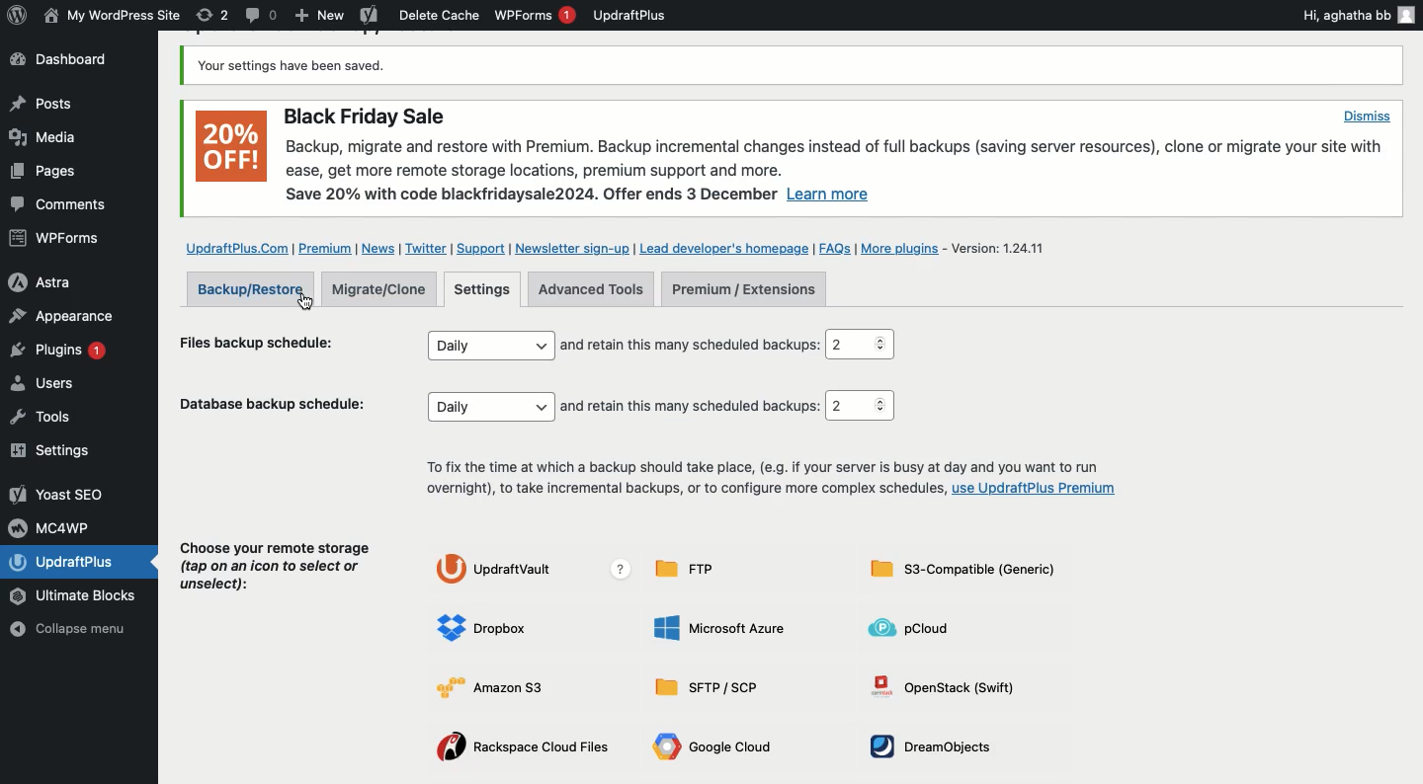 The width and height of the screenshot is (1423, 784). Describe the element at coordinates (491, 346) in the screenshot. I see `Daily` at that location.